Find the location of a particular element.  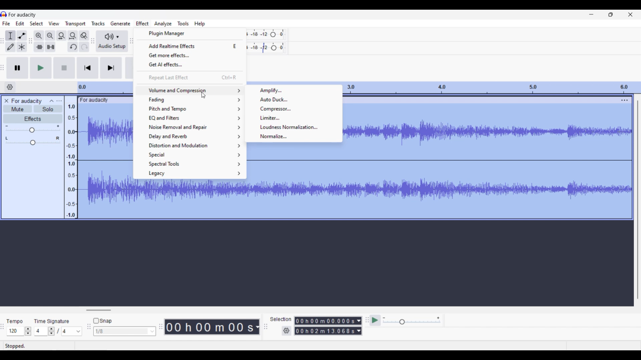

Pitch and tempo is located at coordinates (190, 109).